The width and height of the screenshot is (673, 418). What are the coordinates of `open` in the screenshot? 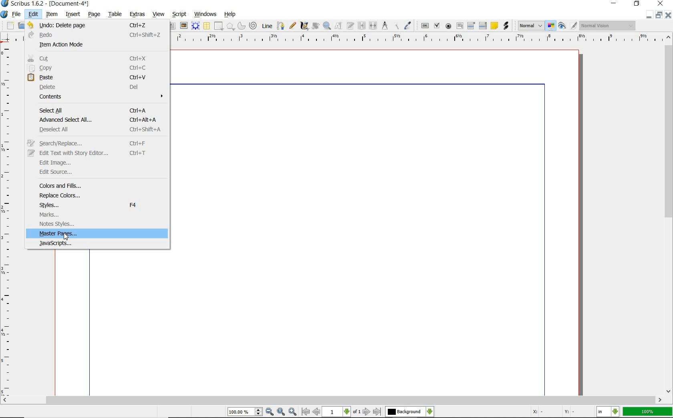 It's located at (20, 26).